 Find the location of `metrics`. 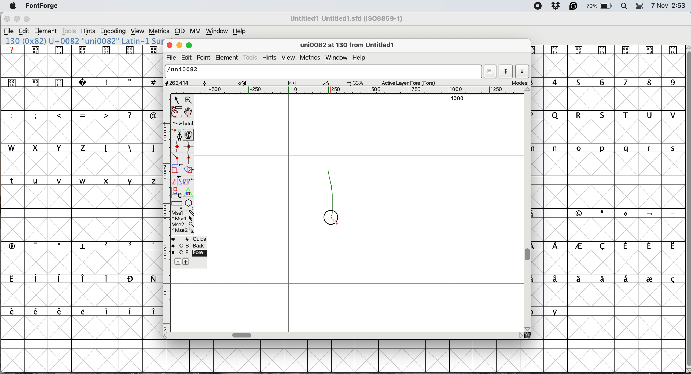

metrics is located at coordinates (160, 30).